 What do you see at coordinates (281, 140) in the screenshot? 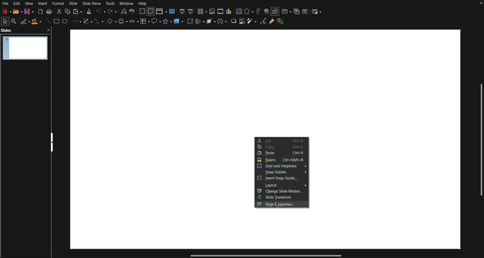
I see `Cut` at bounding box center [281, 140].